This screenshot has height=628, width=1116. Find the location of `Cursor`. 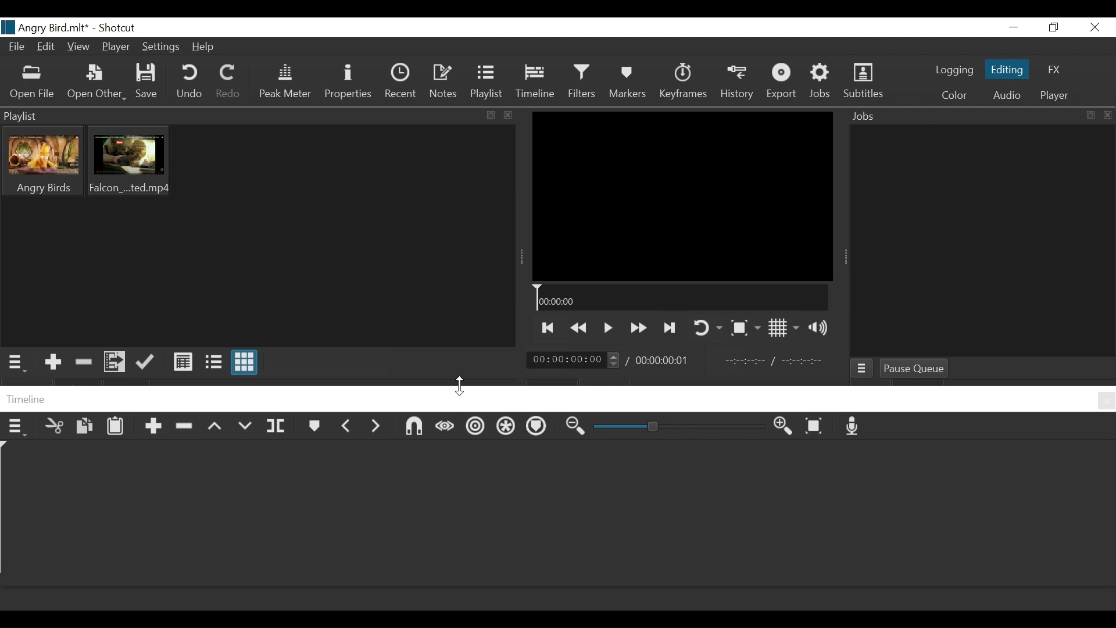

Cursor is located at coordinates (459, 386).